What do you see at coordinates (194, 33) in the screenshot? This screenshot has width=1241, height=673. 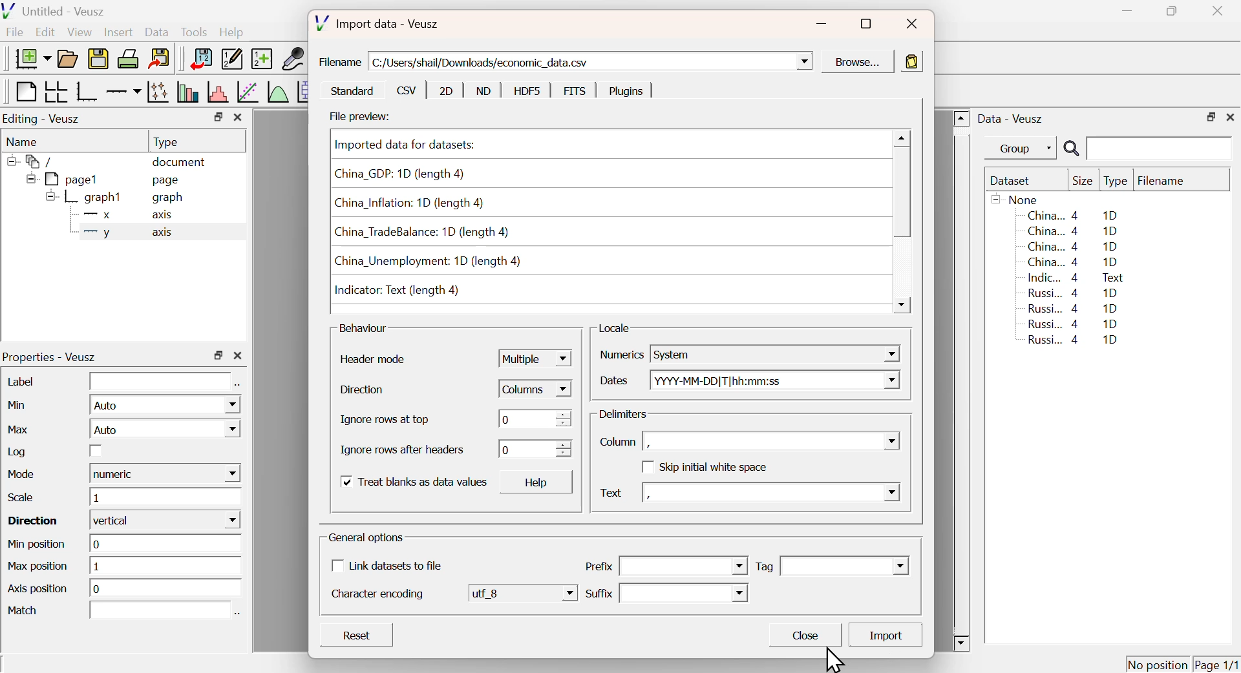 I see `Tools` at bounding box center [194, 33].